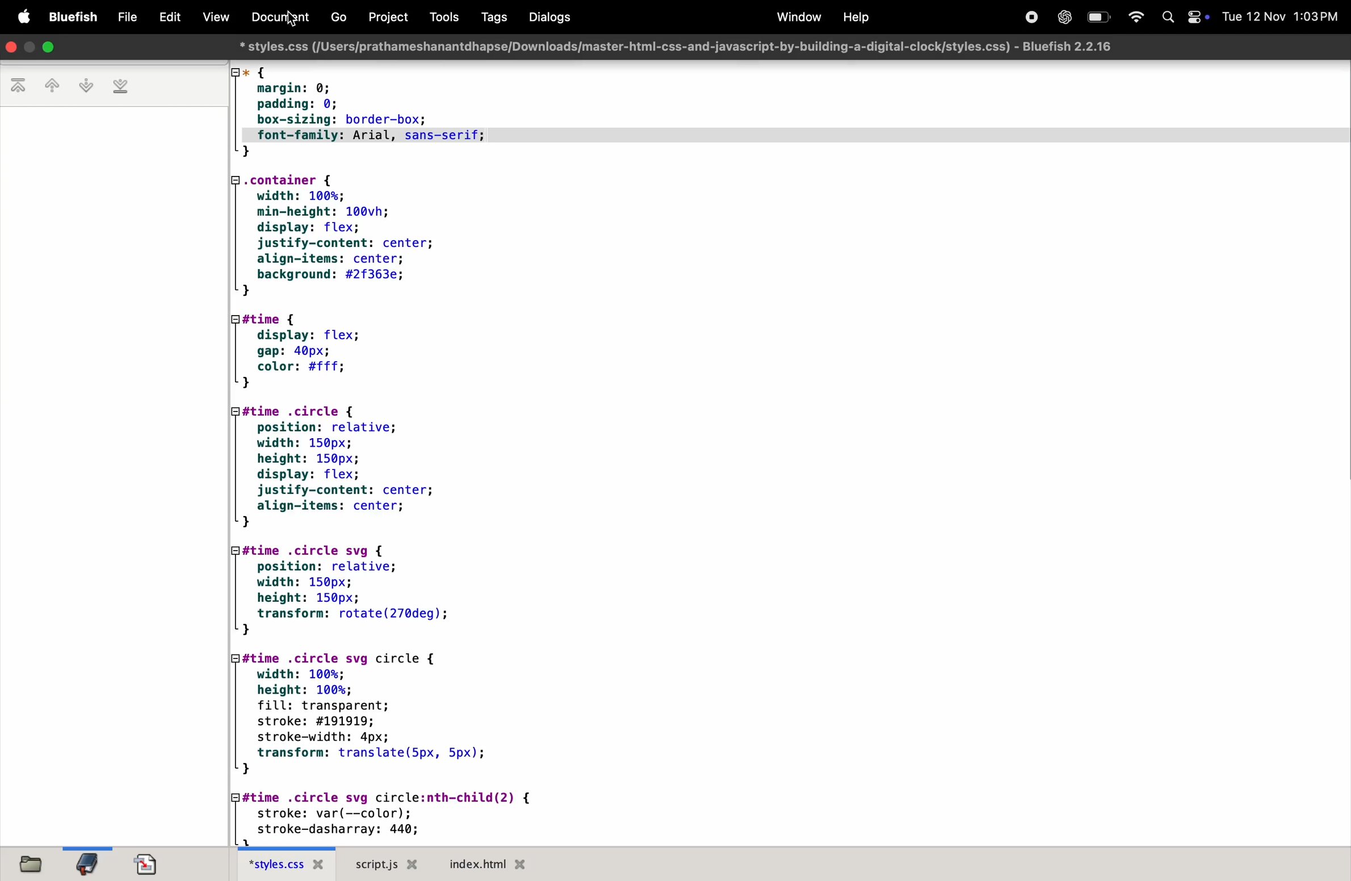 The width and height of the screenshot is (1351, 881). I want to click on script.js, so click(387, 864).